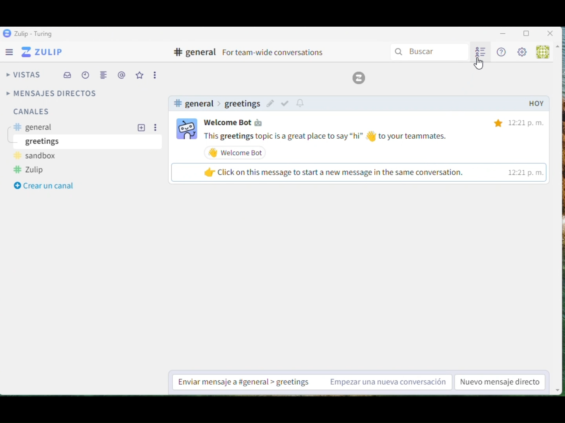 The image size is (565, 423). What do you see at coordinates (47, 186) in the screenshot?
I see `Create a channel` at bounding box center [47, 186].